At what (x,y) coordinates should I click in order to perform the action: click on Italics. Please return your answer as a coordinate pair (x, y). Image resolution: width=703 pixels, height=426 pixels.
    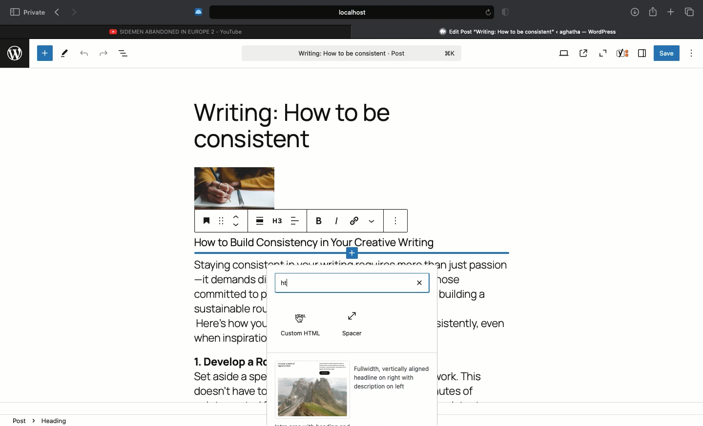
    Looking at the image, I should click on (336, 221).